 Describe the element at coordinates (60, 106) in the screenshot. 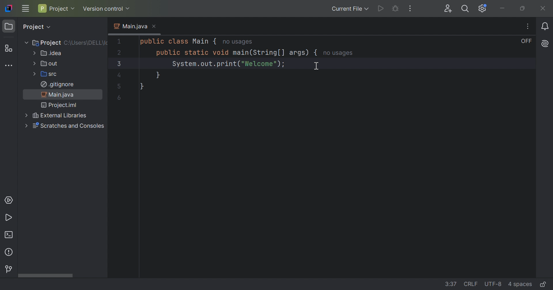

I see `Project.iml` at that location.